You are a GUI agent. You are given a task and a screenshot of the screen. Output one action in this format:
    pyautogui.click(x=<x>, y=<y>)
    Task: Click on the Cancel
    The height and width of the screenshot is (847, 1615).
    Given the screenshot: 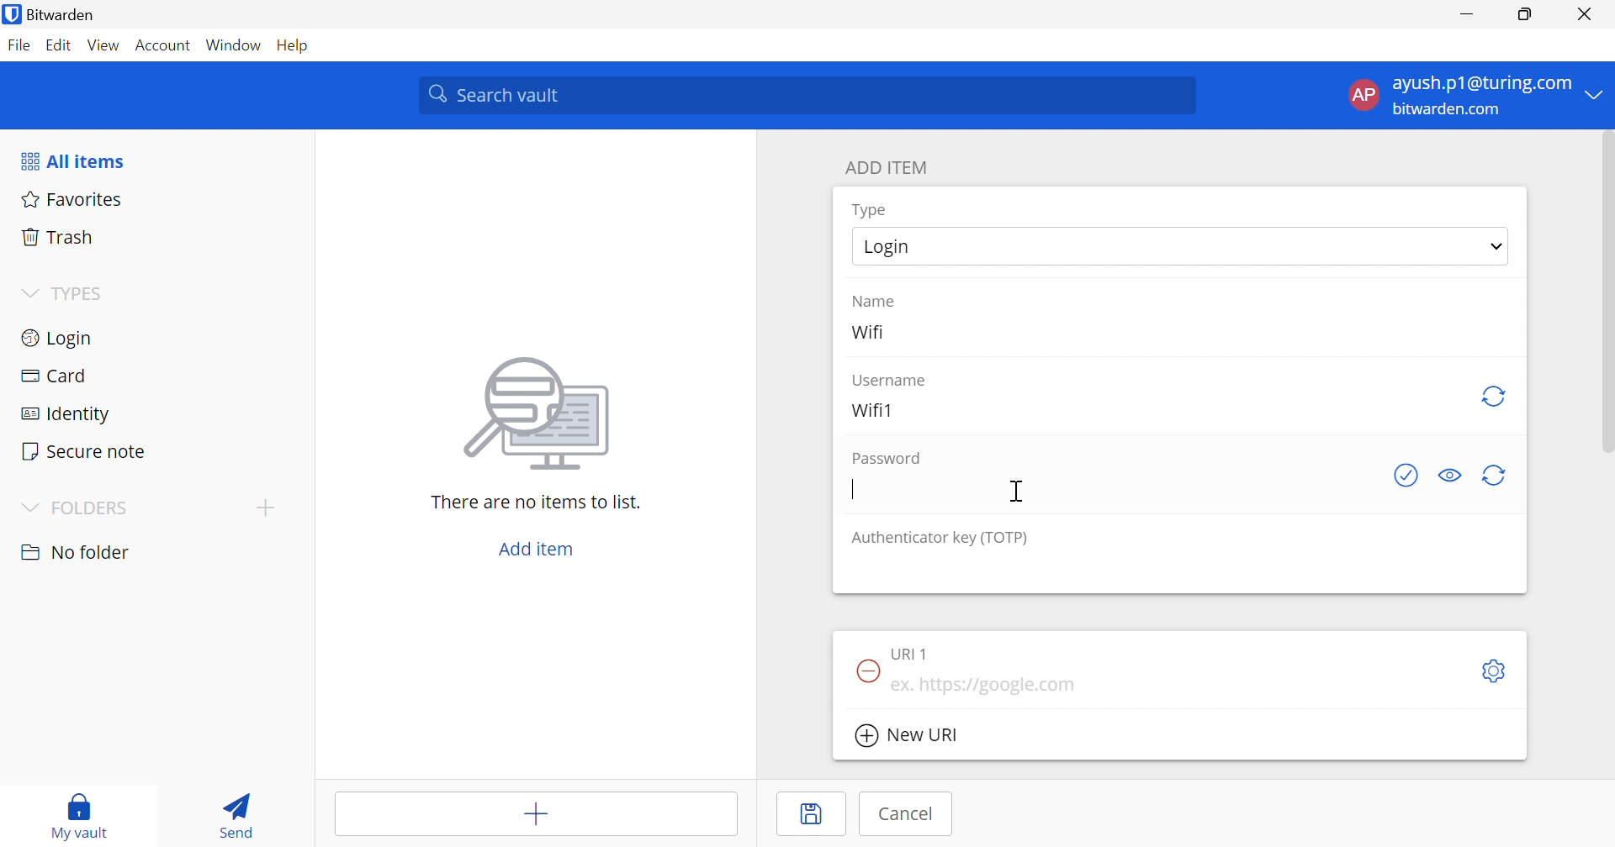 What is the action you would take?
    pyautogui.click(x=908, y=813)
    